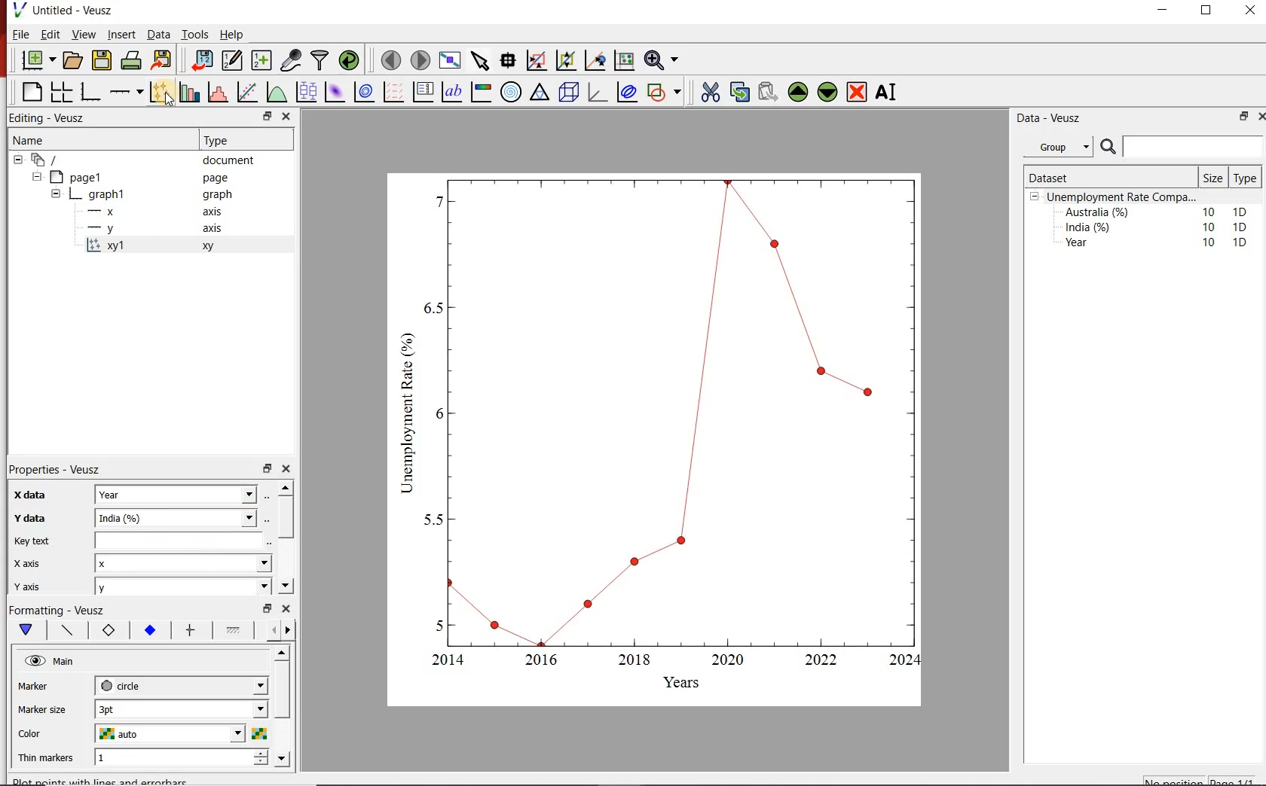 Image resolution: width=1266 pixels, height=786 pixels. Describe the element at coordinates (44, 688) in the screenshot. I see `MArker` at that location.